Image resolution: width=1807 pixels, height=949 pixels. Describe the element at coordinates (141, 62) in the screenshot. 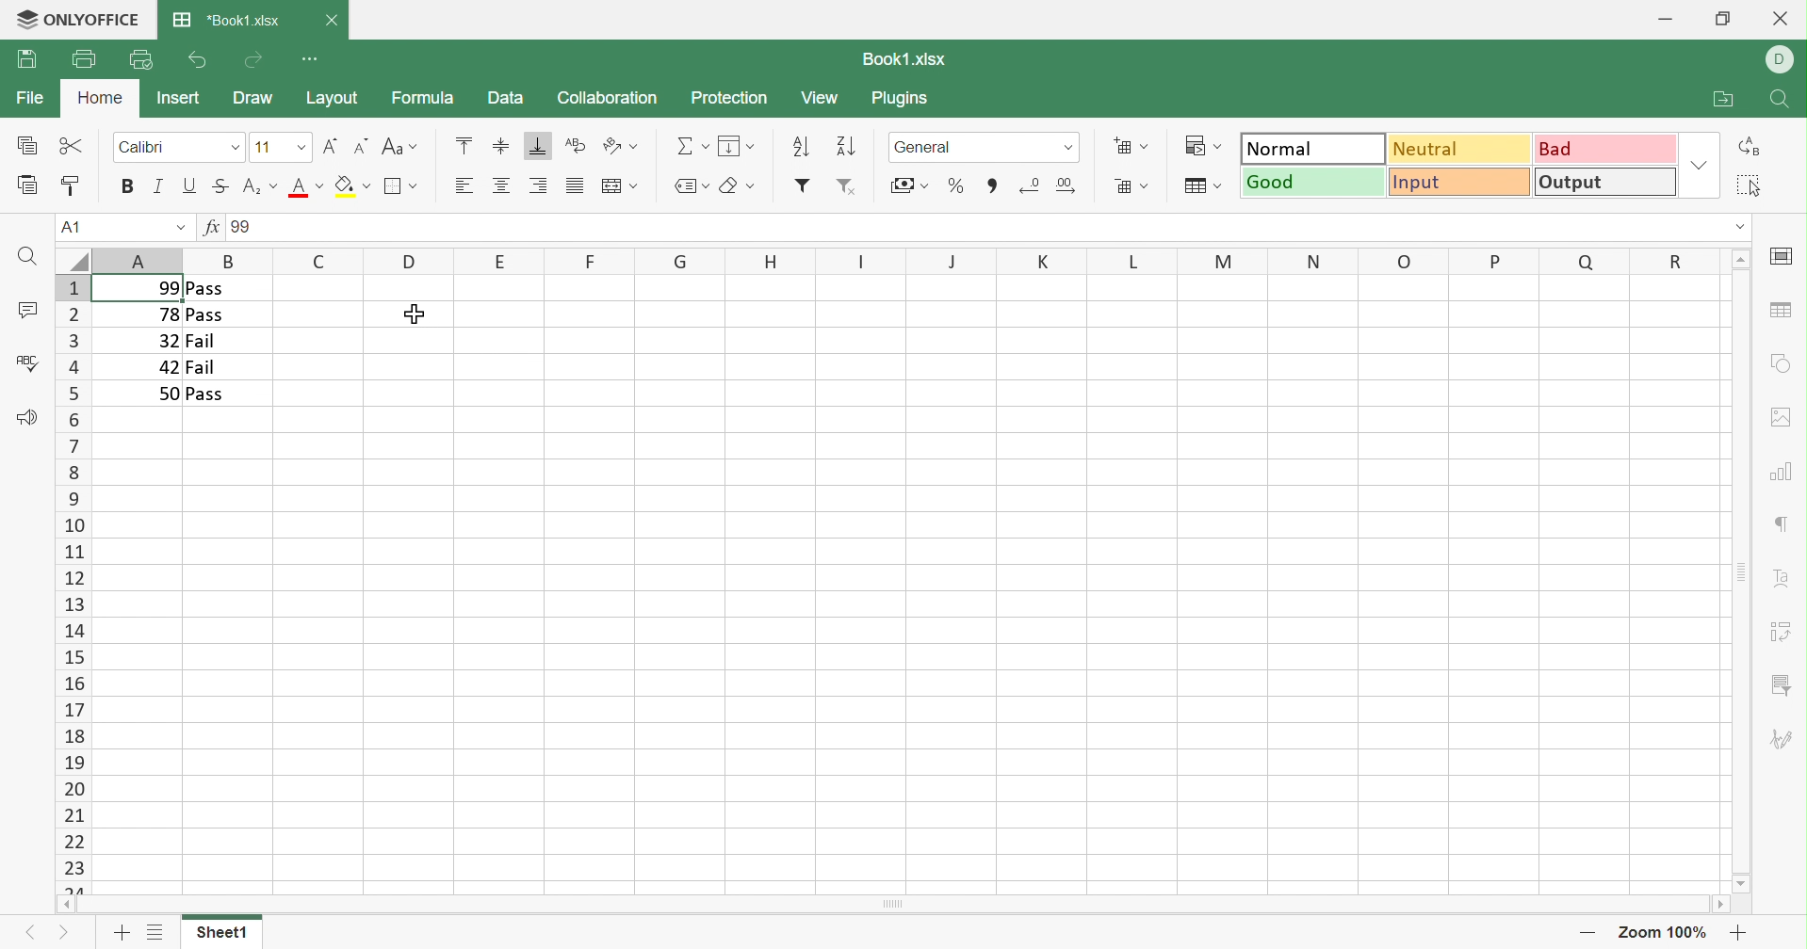

I see `Quick print` at that location.